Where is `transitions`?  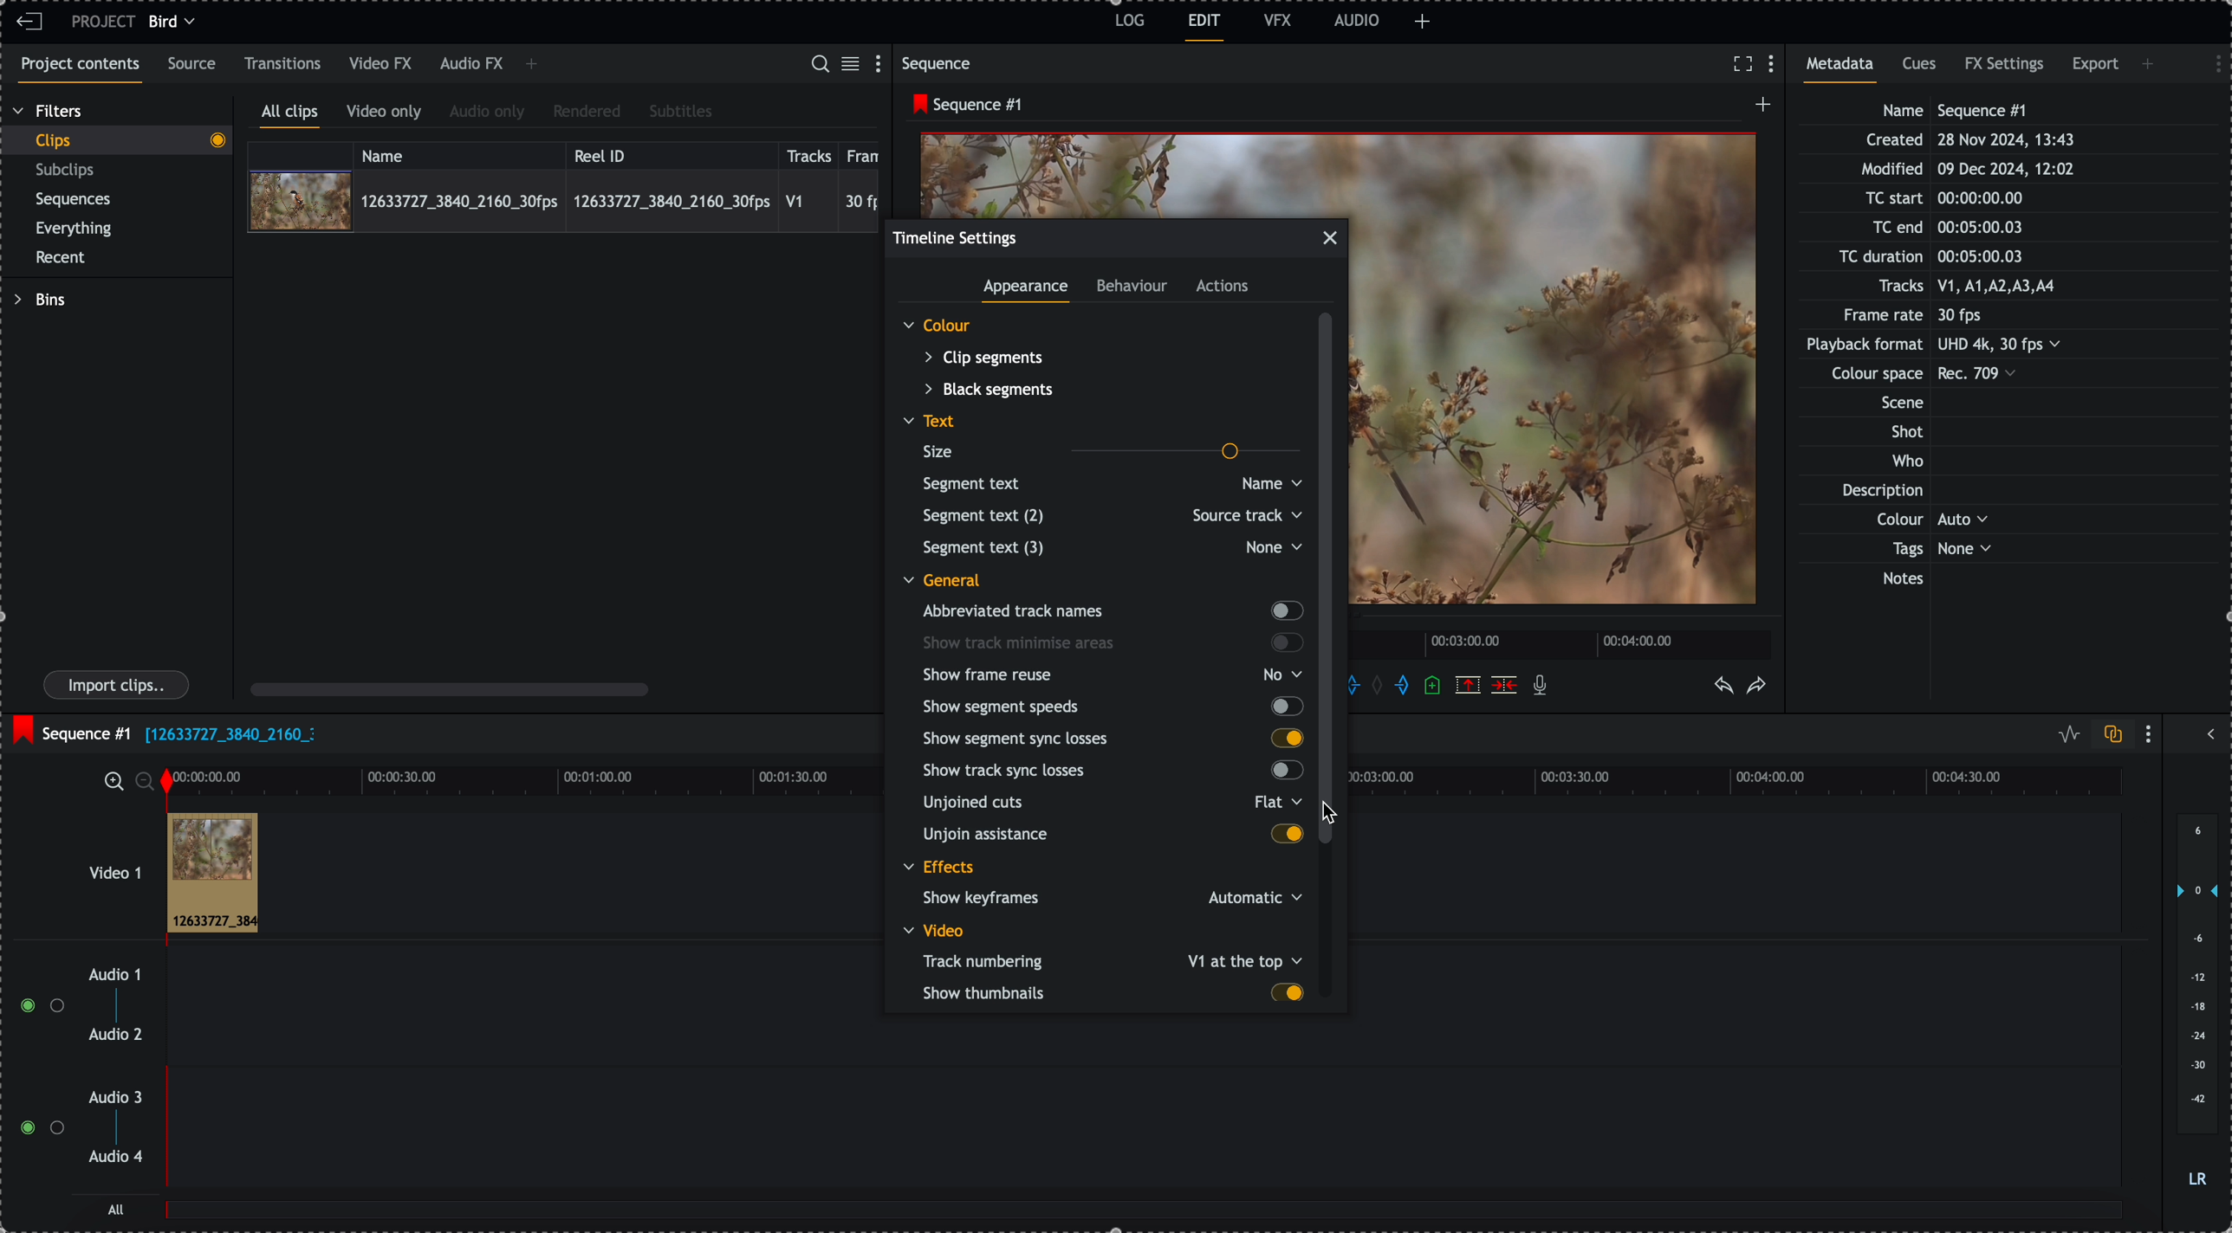
transitions is located at coordinates (283, 63).